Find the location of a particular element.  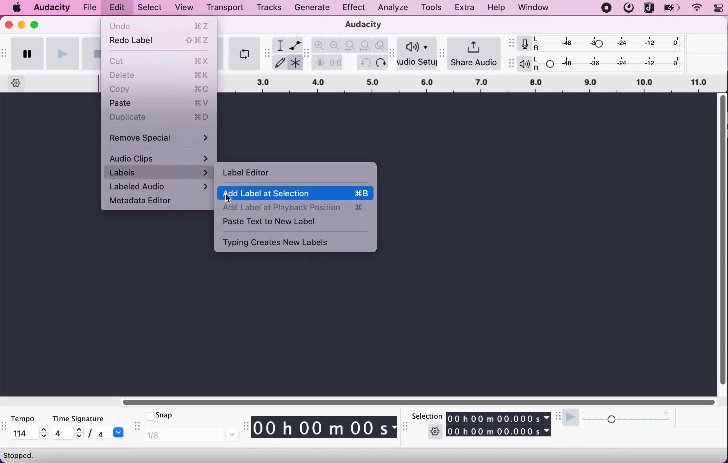

analyze is located at coordinates (391, 8).